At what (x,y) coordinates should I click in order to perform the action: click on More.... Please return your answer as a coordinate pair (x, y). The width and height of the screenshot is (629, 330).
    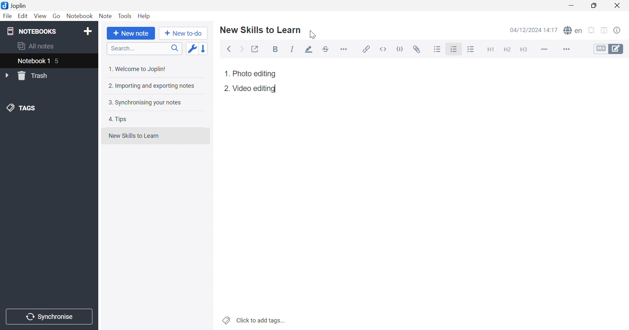
    Looking at the image, I should click on (565, 50).